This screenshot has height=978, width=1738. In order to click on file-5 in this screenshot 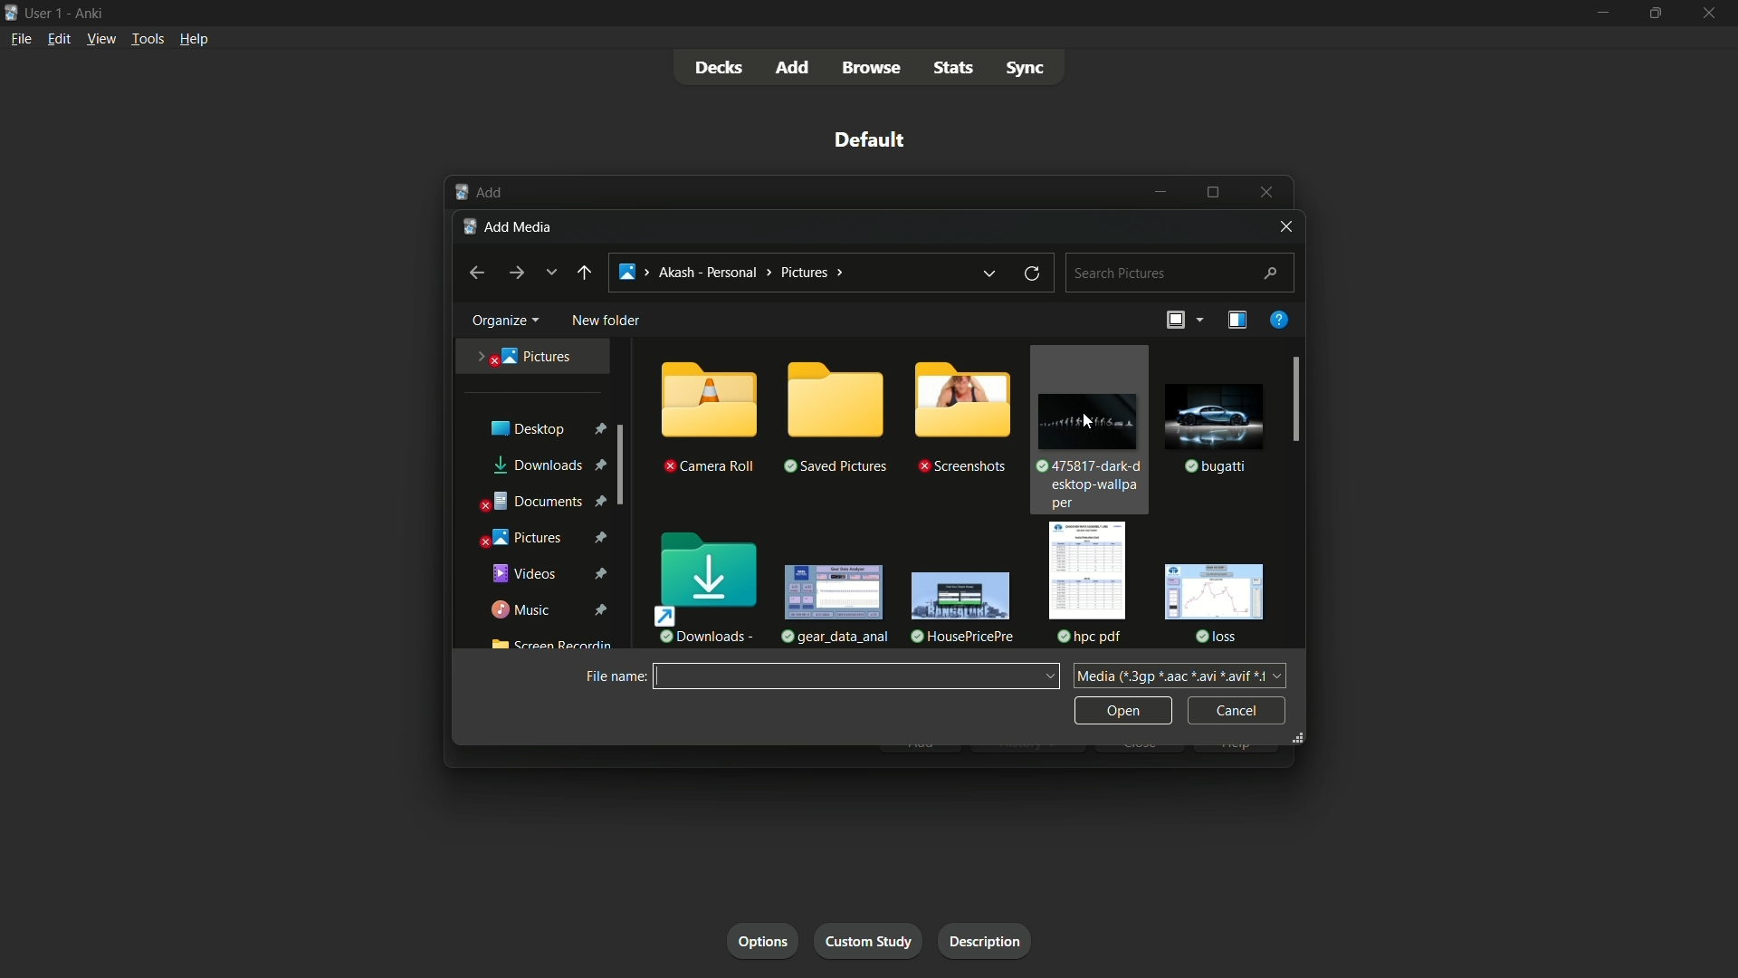, I will do `click(1087, 582)`.